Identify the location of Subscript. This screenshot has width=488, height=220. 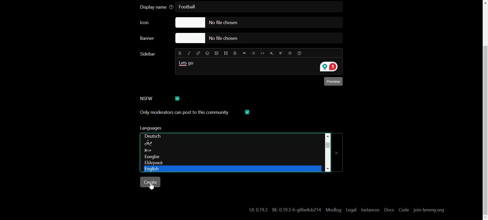
(271, 53).